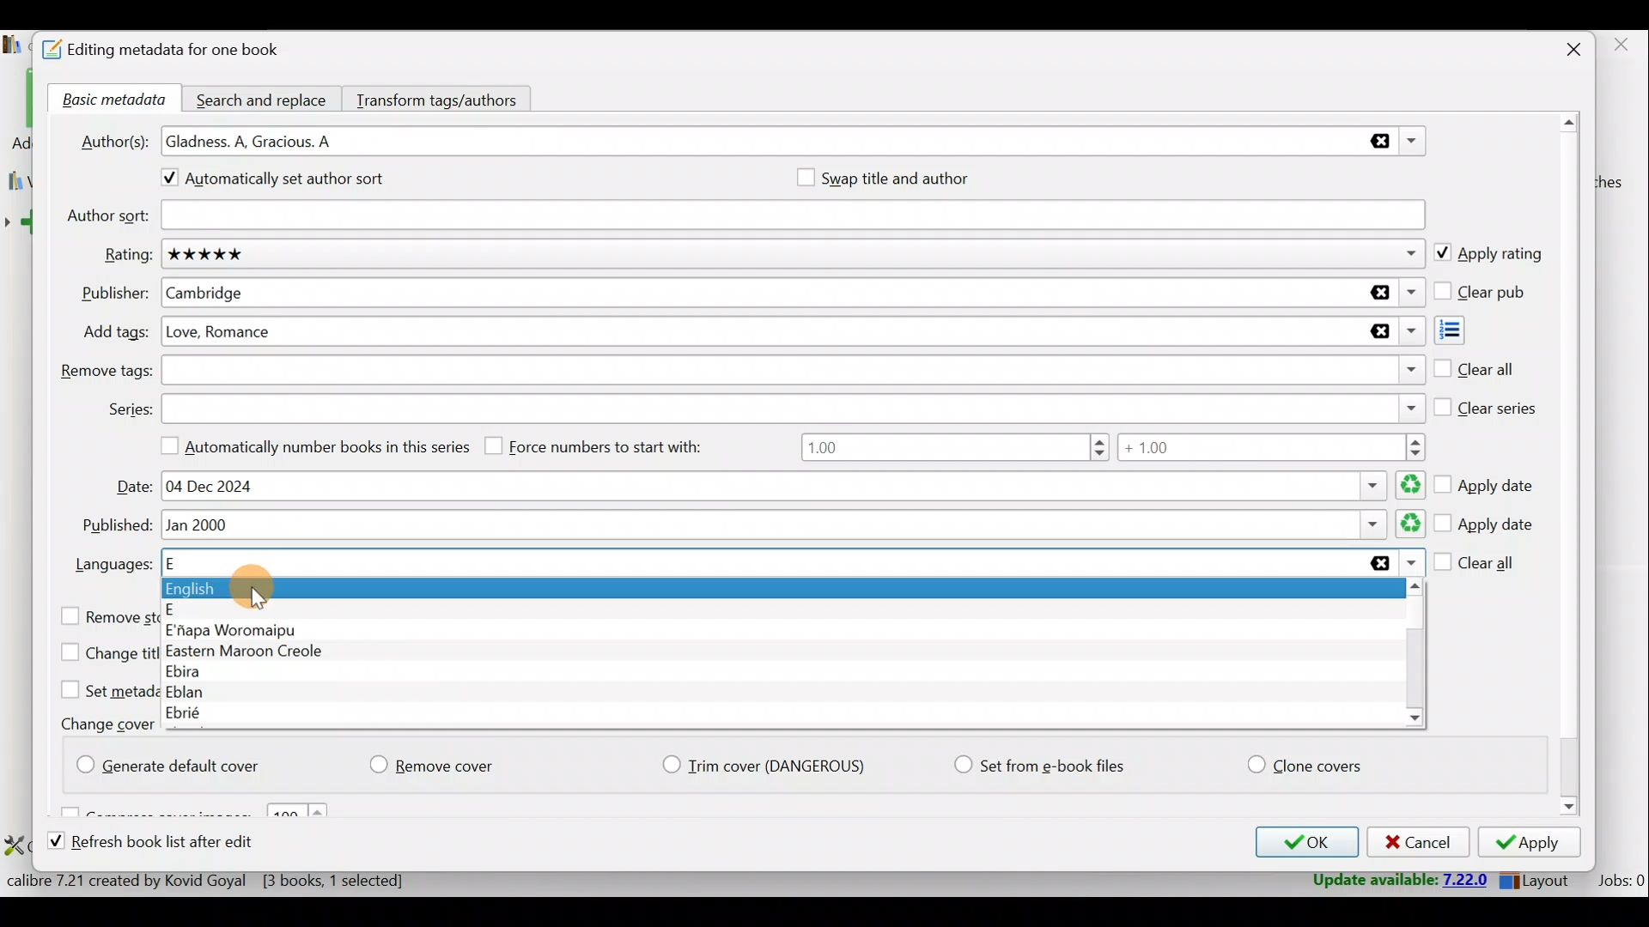  I want to click on Cursor, so click(254, 602).